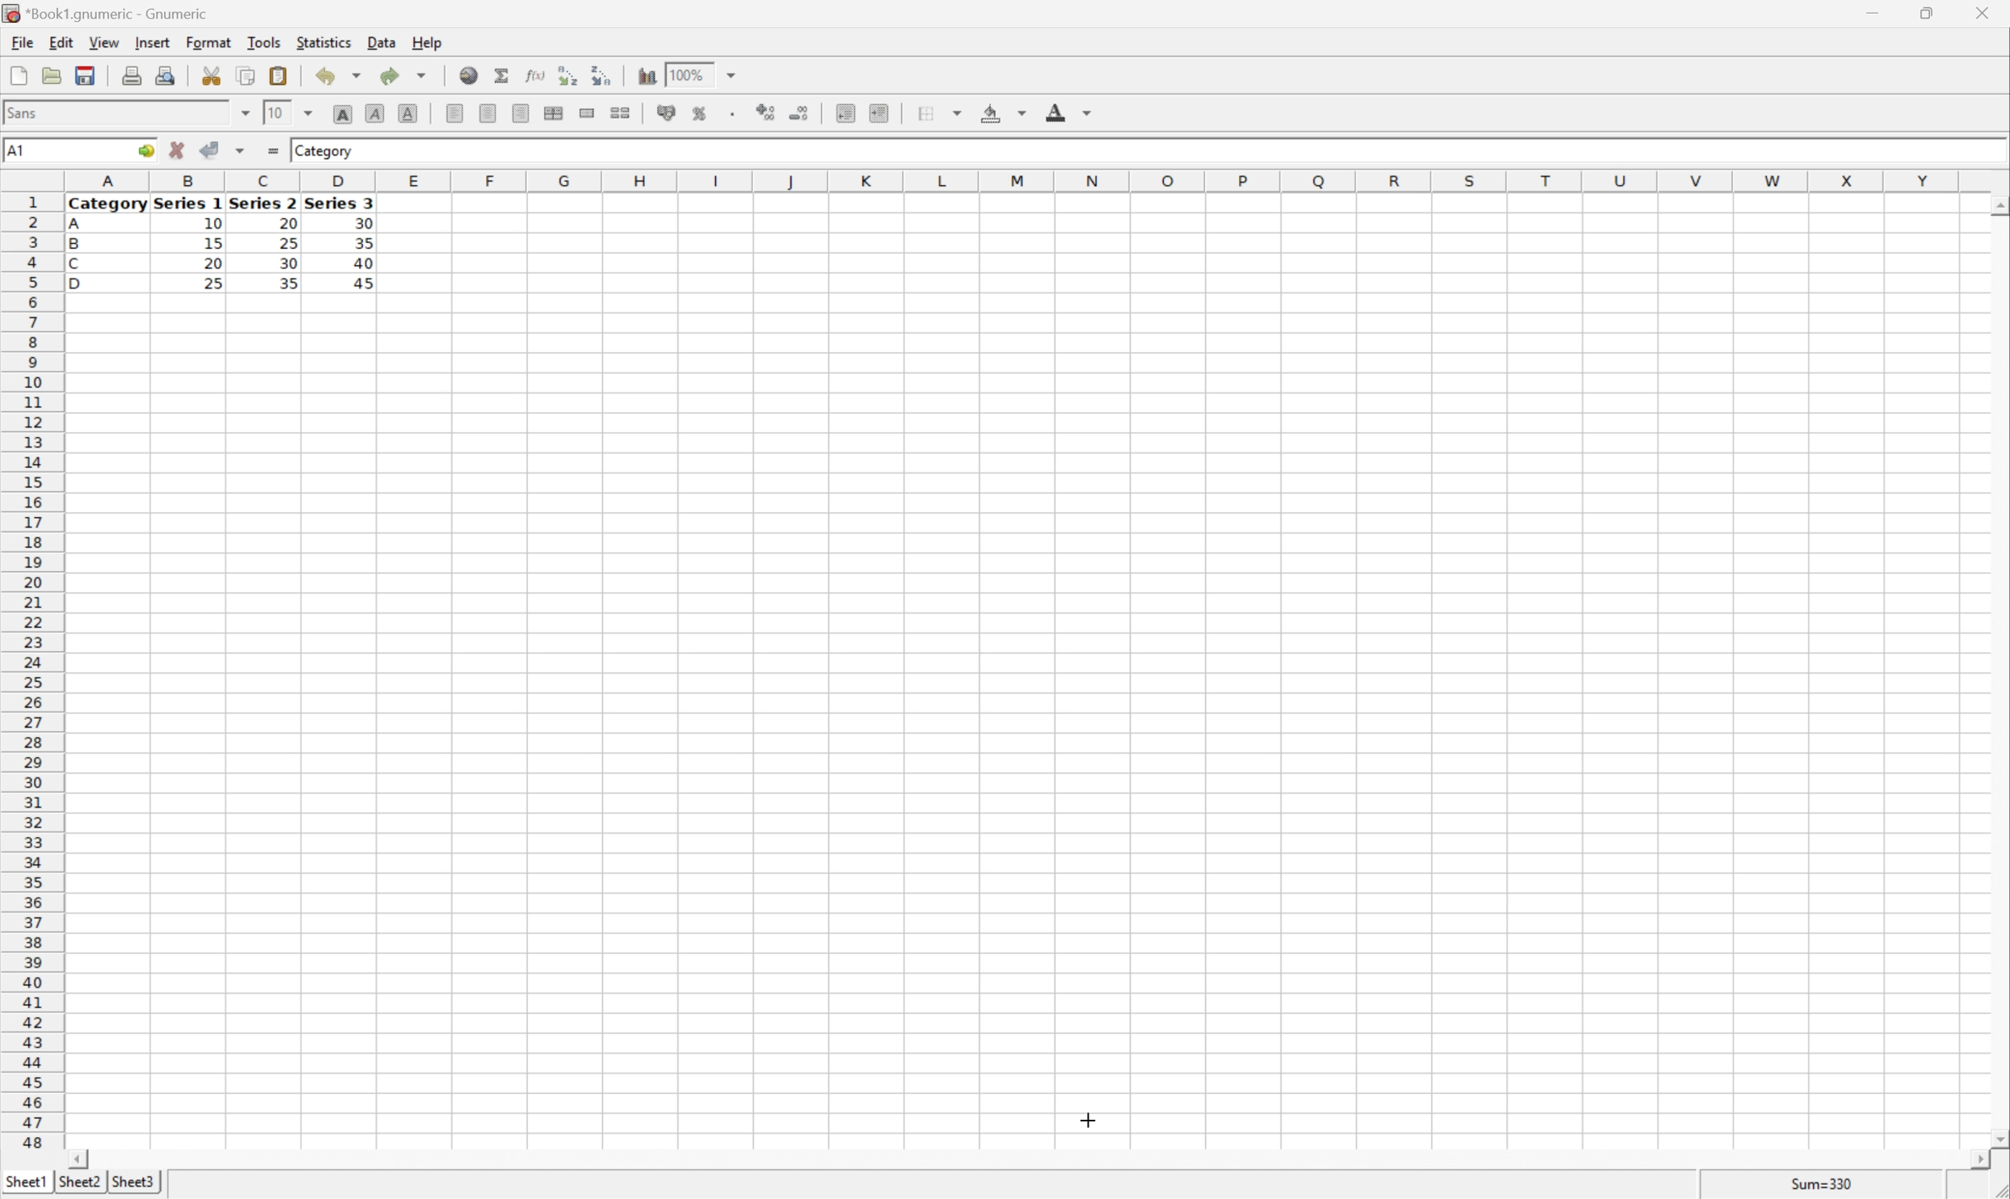 This screenshot has width=2010, height=1199. What do you see at coordinates (276, 113) in the screenshot?
I see `10` at bounding box center [276, 113].